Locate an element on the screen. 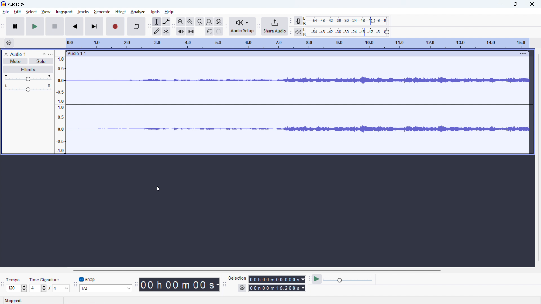 The height and width of the screenshot is (304, 541). view menu is located at coordinates (51, 54).